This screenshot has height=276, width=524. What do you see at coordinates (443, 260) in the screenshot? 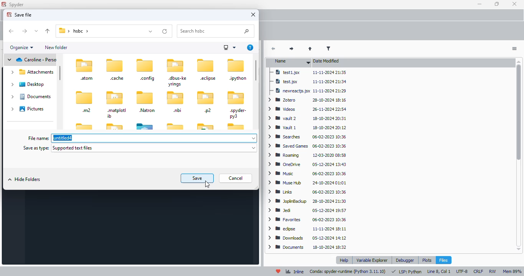
I see `files` at bounding box center [443, 260].